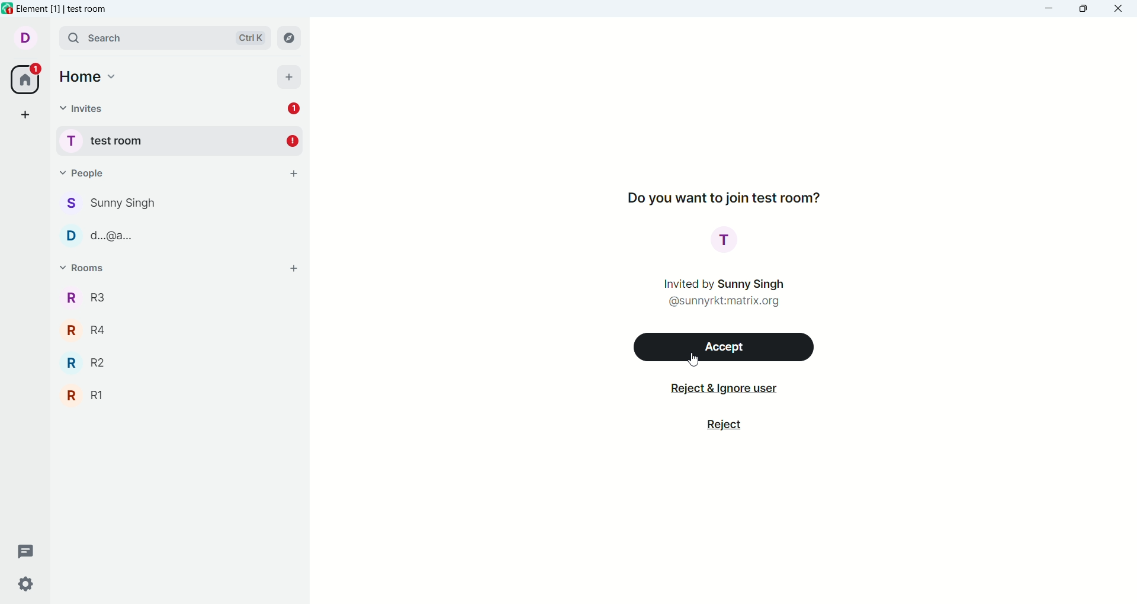 Image resolution: width=1137 pixels, height=604 pixels. What do you see at coordinates (177, 361) in the screenshot?
I see `R2` at bounding box center [177, 361].